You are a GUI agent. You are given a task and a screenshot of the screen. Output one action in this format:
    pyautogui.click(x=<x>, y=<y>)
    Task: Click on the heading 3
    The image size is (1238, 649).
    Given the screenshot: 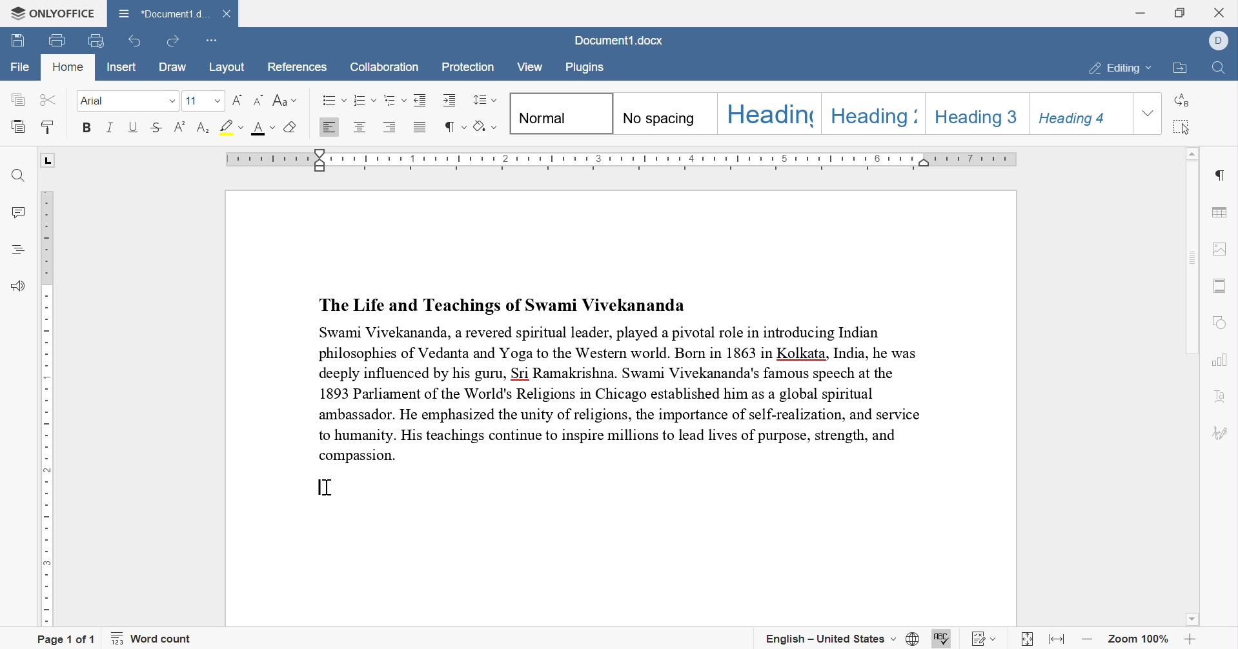 What is the action you would take?
    pyautogui.click(x=979, y=111)
    